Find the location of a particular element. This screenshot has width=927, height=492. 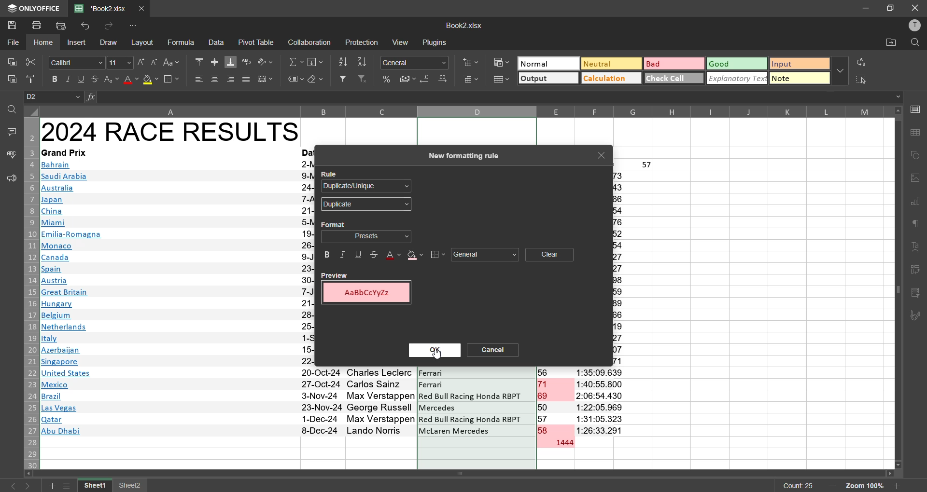

filename is located at coordinates (463, 25).